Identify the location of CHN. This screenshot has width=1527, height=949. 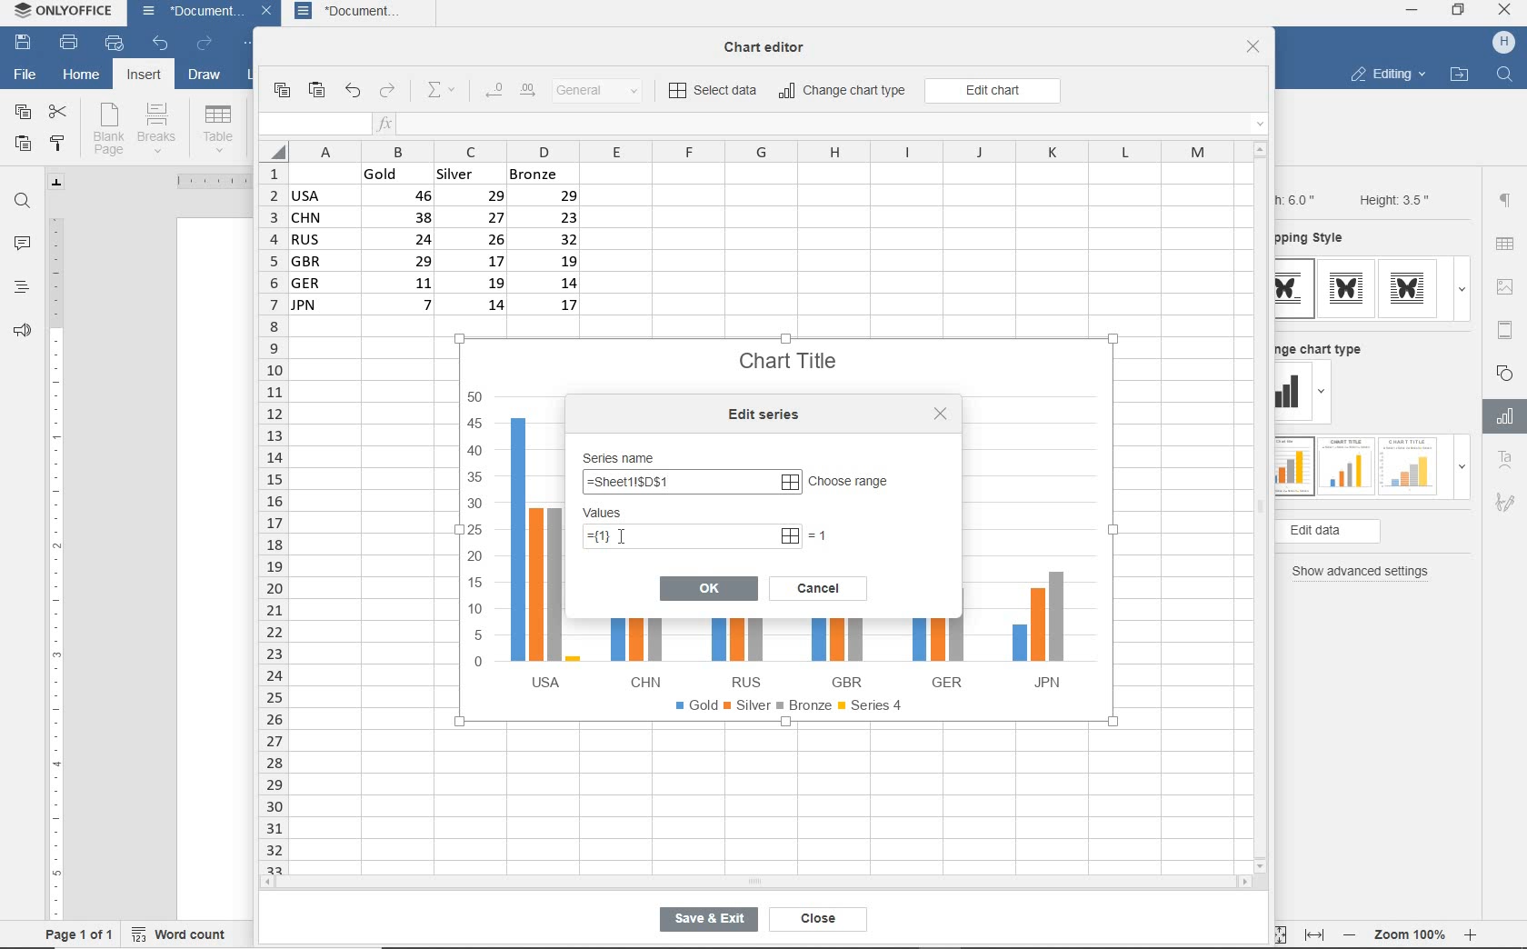
(640, 651).